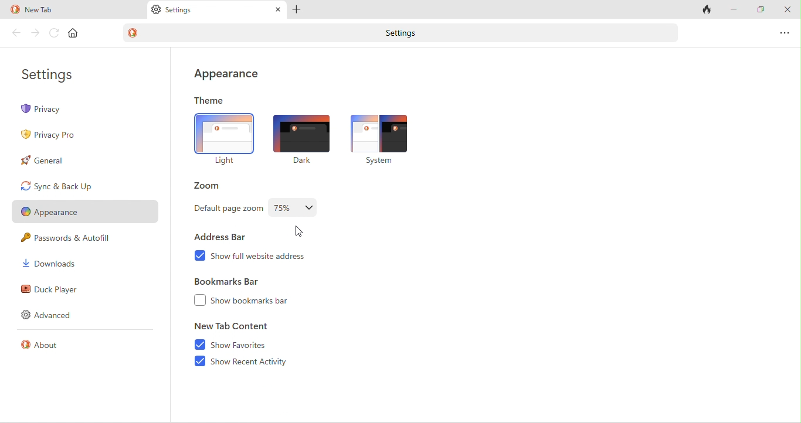  Describe the element at coordinates (226, 209) in the screenshot. I see `default page zoom` at that location.